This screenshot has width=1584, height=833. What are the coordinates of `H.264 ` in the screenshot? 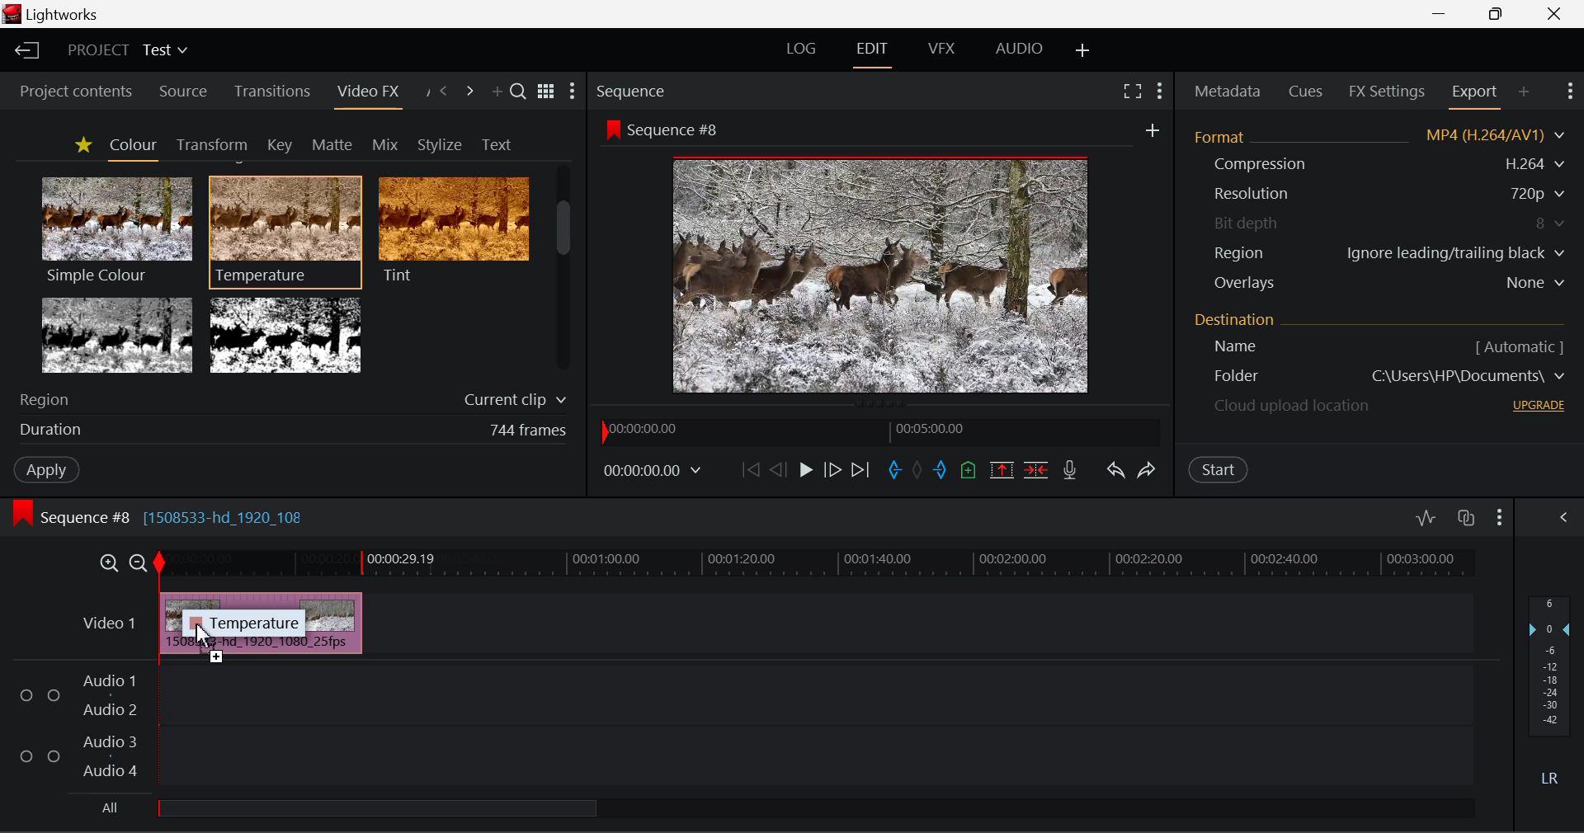 It's located at (1538, 163).